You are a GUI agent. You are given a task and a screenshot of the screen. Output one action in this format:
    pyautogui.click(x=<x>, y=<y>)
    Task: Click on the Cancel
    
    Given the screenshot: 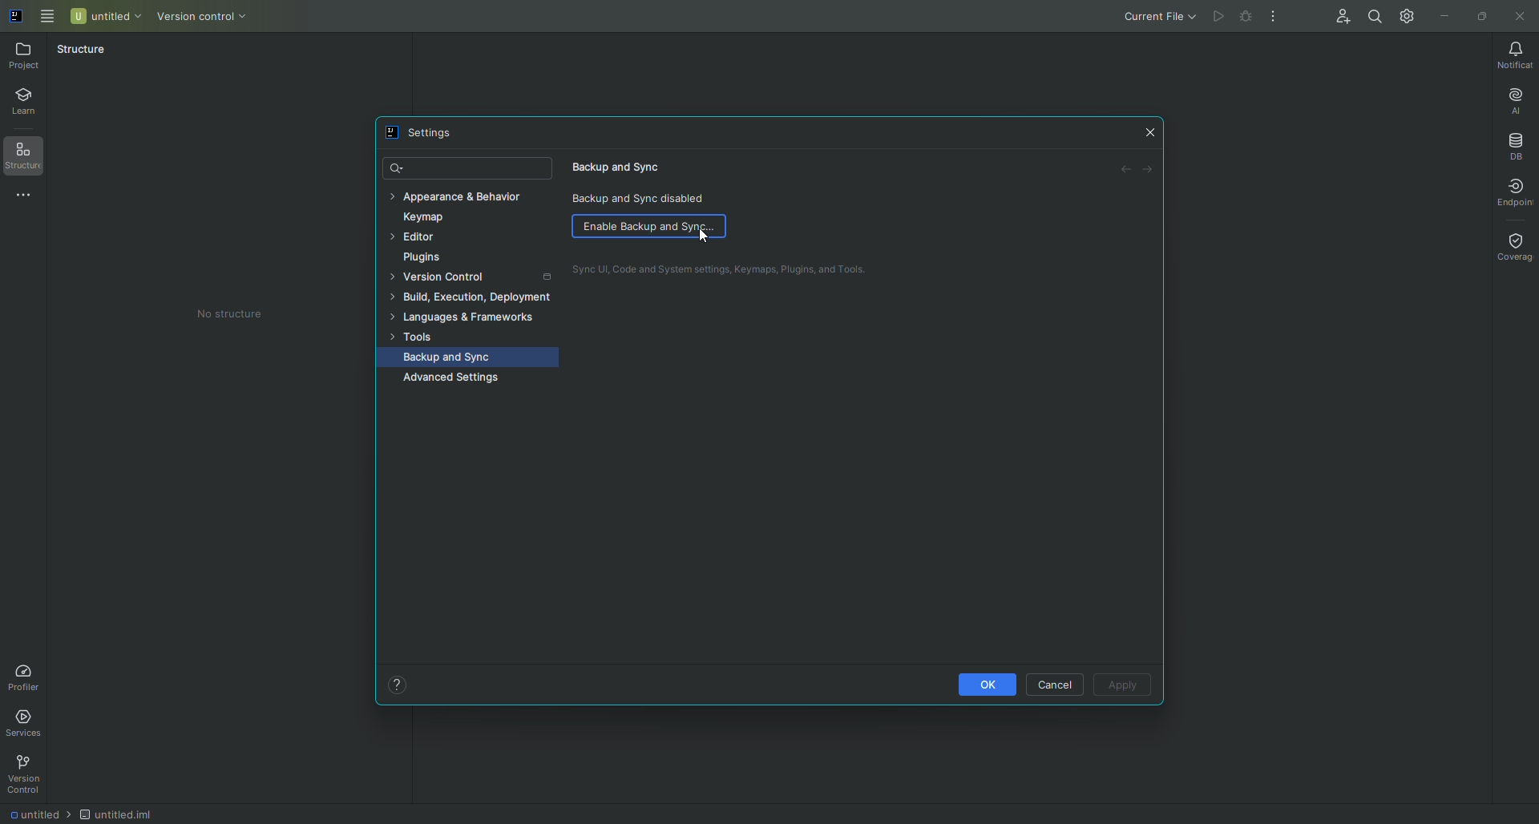 What is the action you would take?
    pyautogui.click(x=1056, y=686)
    